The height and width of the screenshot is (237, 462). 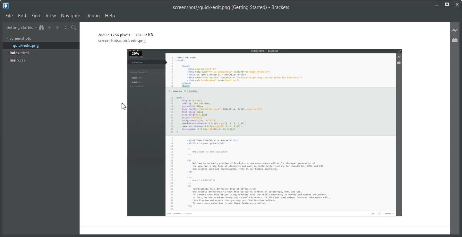 I want to click on Debug, so click(x=93, y=16).